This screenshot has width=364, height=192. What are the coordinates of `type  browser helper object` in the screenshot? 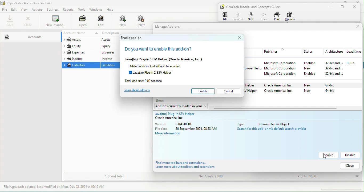 It's located at (267, 123).